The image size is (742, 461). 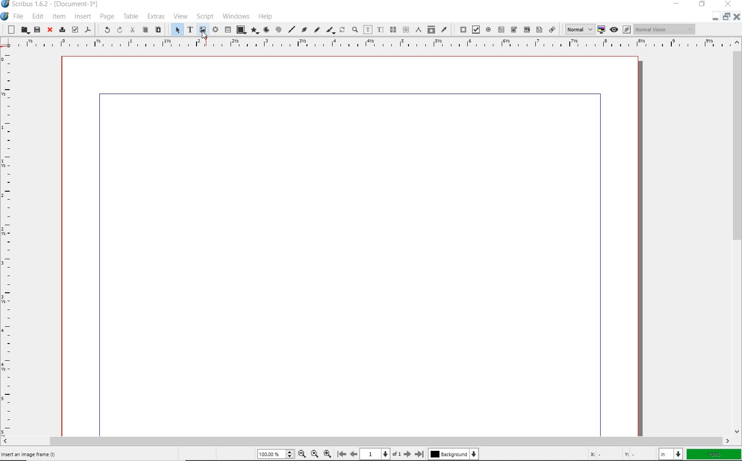 What do you see at coordinates (613, 455) in the screenshot?
I see `coordinates` at bounding box center [613, 455].